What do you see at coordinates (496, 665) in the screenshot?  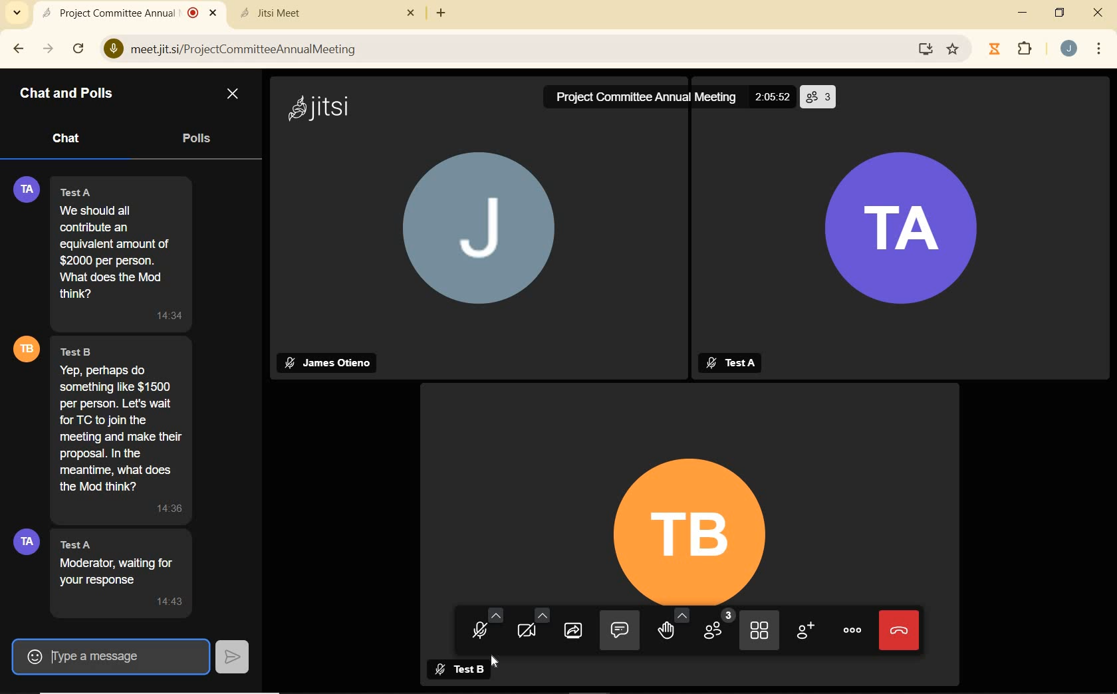 I see `crusor` at bounding box center [496, 665].